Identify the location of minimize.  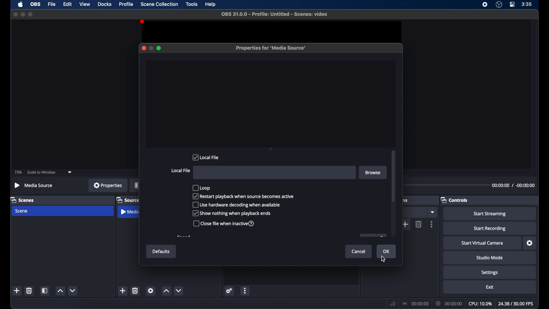
(23, 15).